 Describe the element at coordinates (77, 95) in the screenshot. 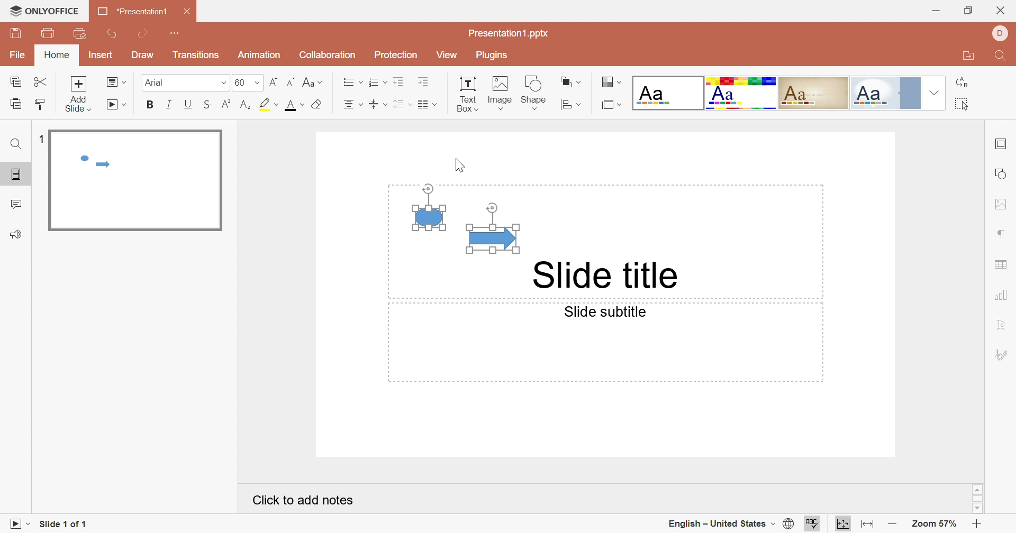

I see `Add slide` at that location.